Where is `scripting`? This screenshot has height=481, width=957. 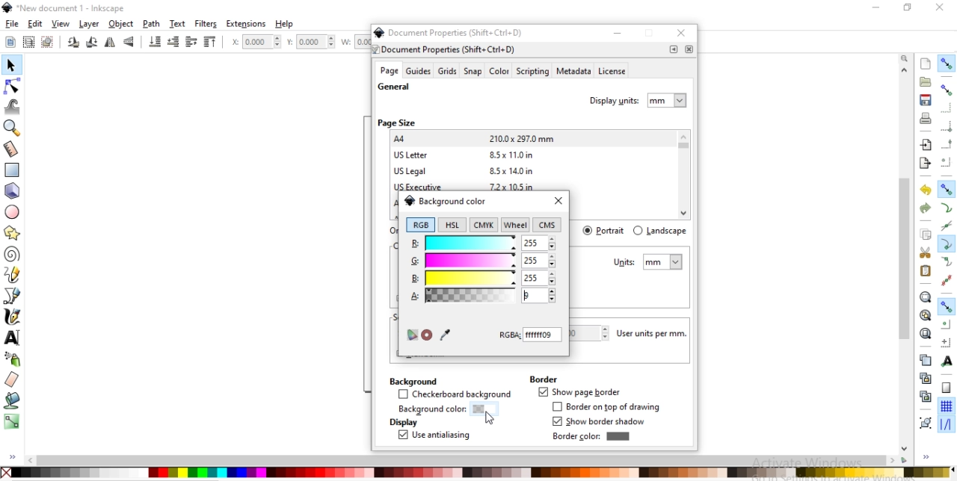
scripting is located at coordinates (532, 72).